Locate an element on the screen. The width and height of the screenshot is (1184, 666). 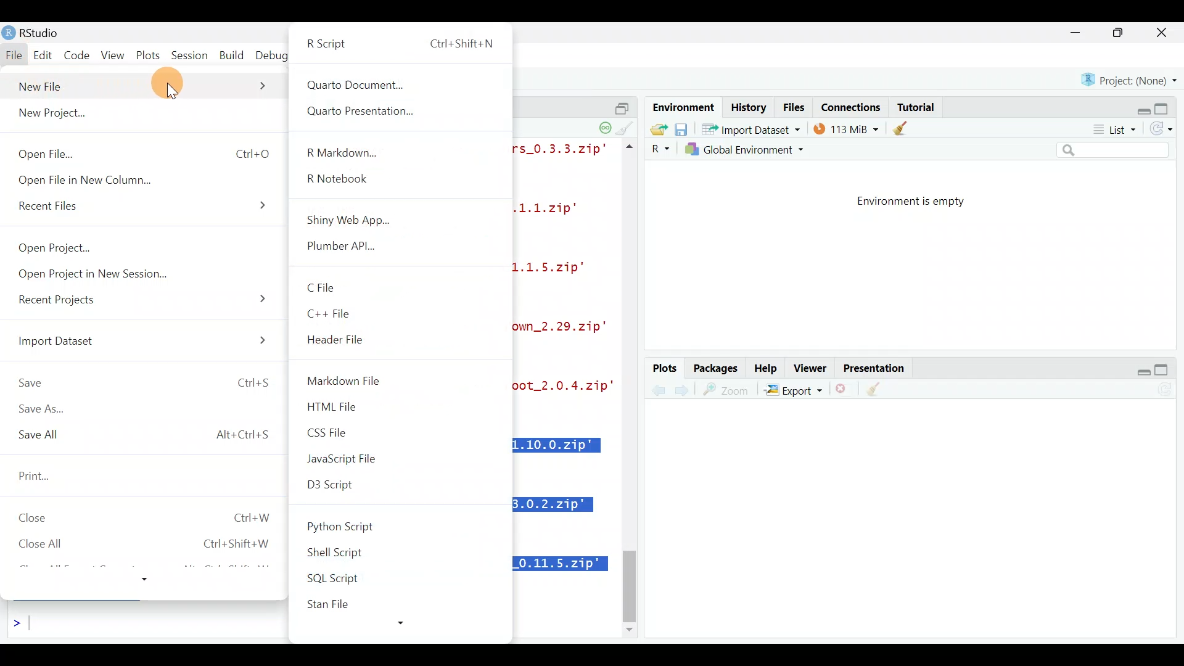
Recent Projects  is located at coordinates (141, 299).